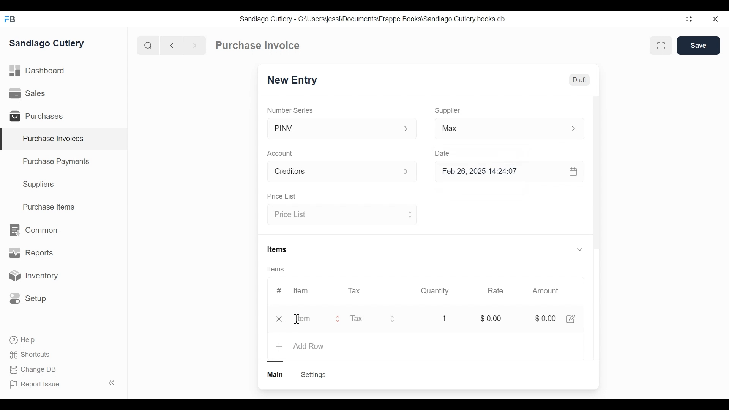 The height and width of the screenshot is (410, 729). I want to click on $0.00, so click(491, 319).